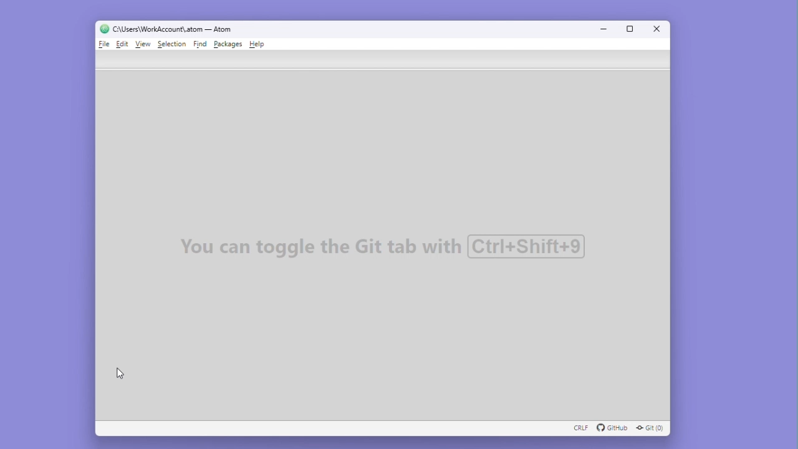  What do you see at coordinates (198, 27) in the screenshot?
I see `C :\users\workaccount\atom-atom` at bounding box center [198, 27].